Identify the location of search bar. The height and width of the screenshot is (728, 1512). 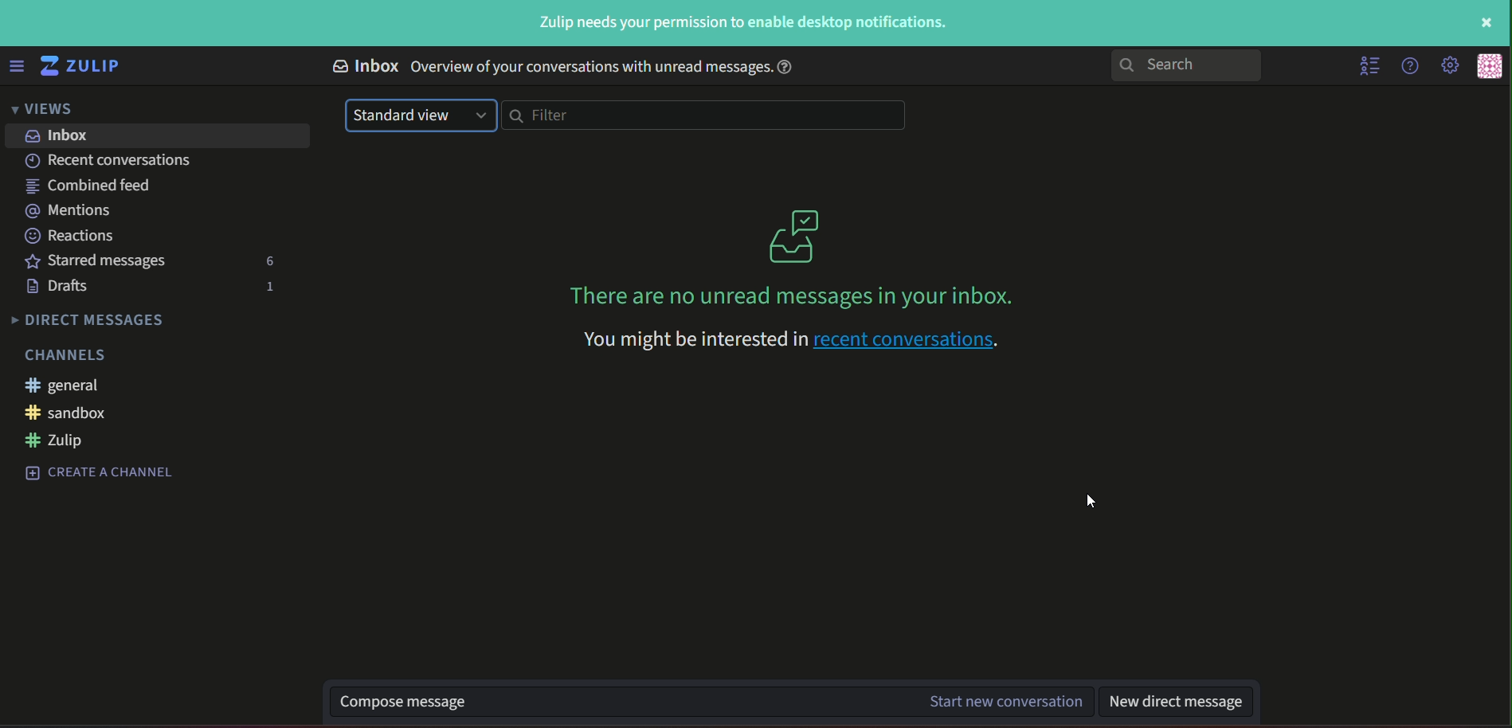
(1186, 65).